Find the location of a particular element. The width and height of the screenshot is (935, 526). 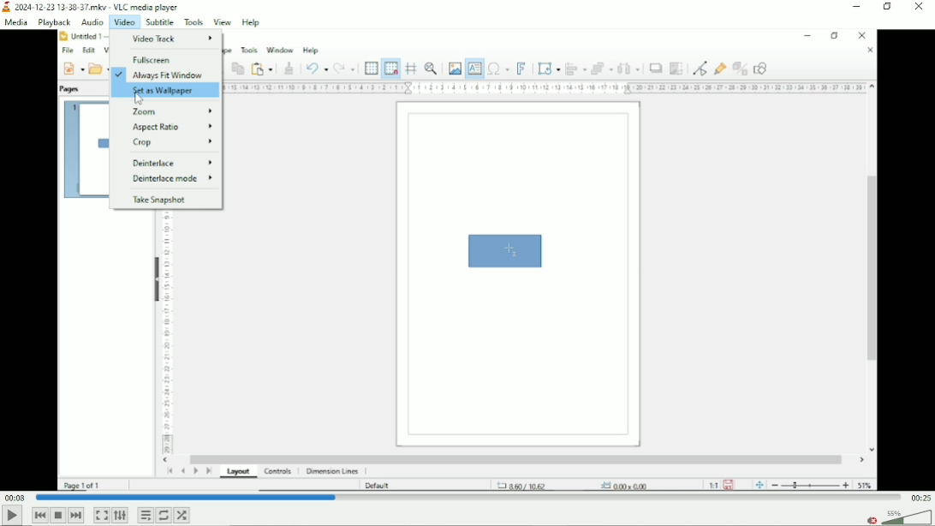

Audio is located at coordinates (92, 22).